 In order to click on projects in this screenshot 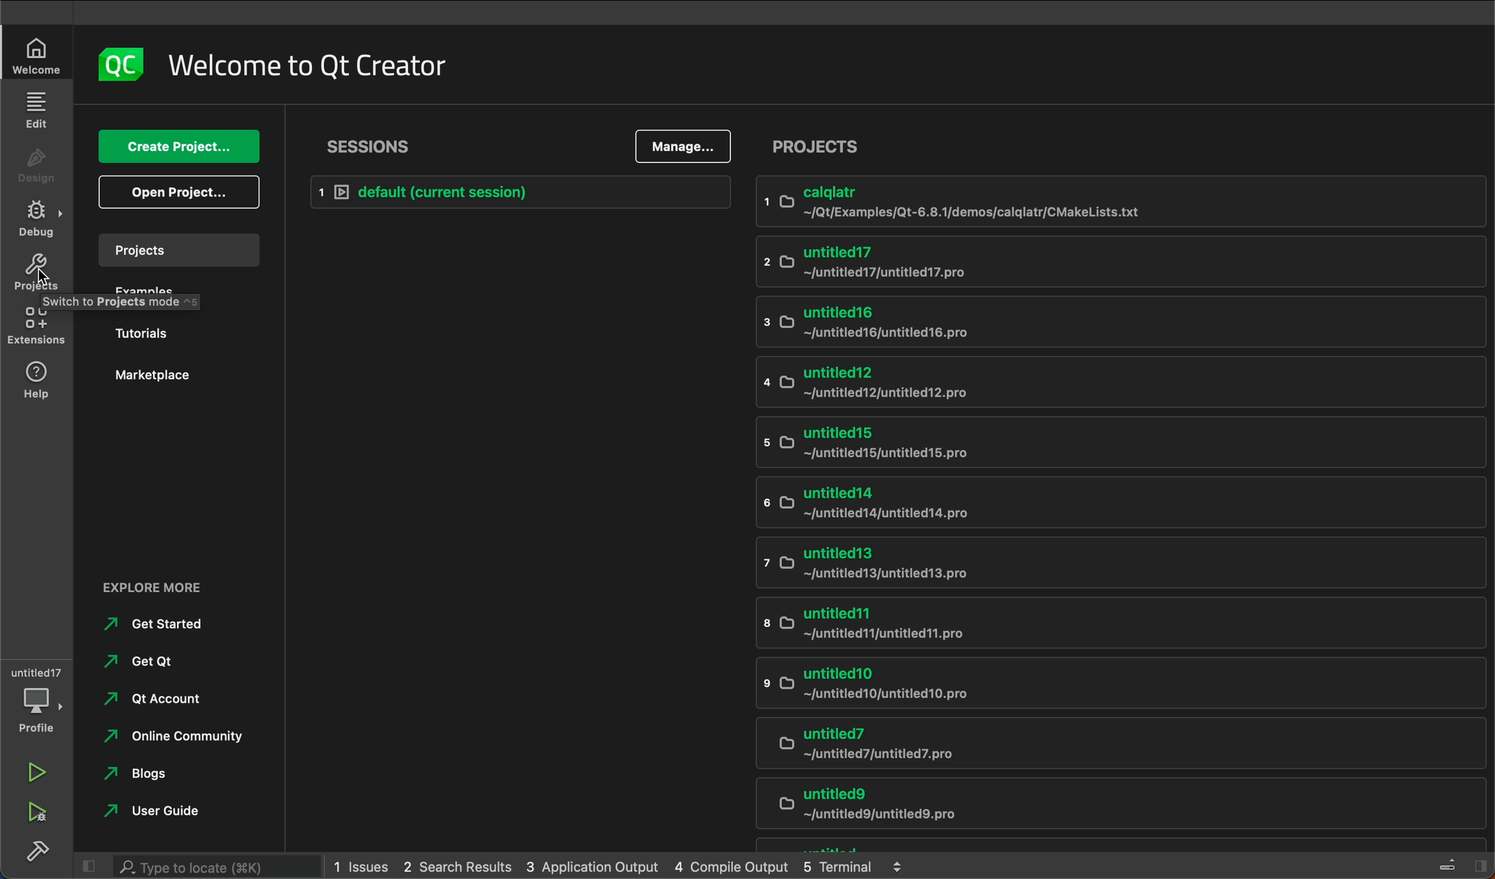, I will do `click(39, 273)`.